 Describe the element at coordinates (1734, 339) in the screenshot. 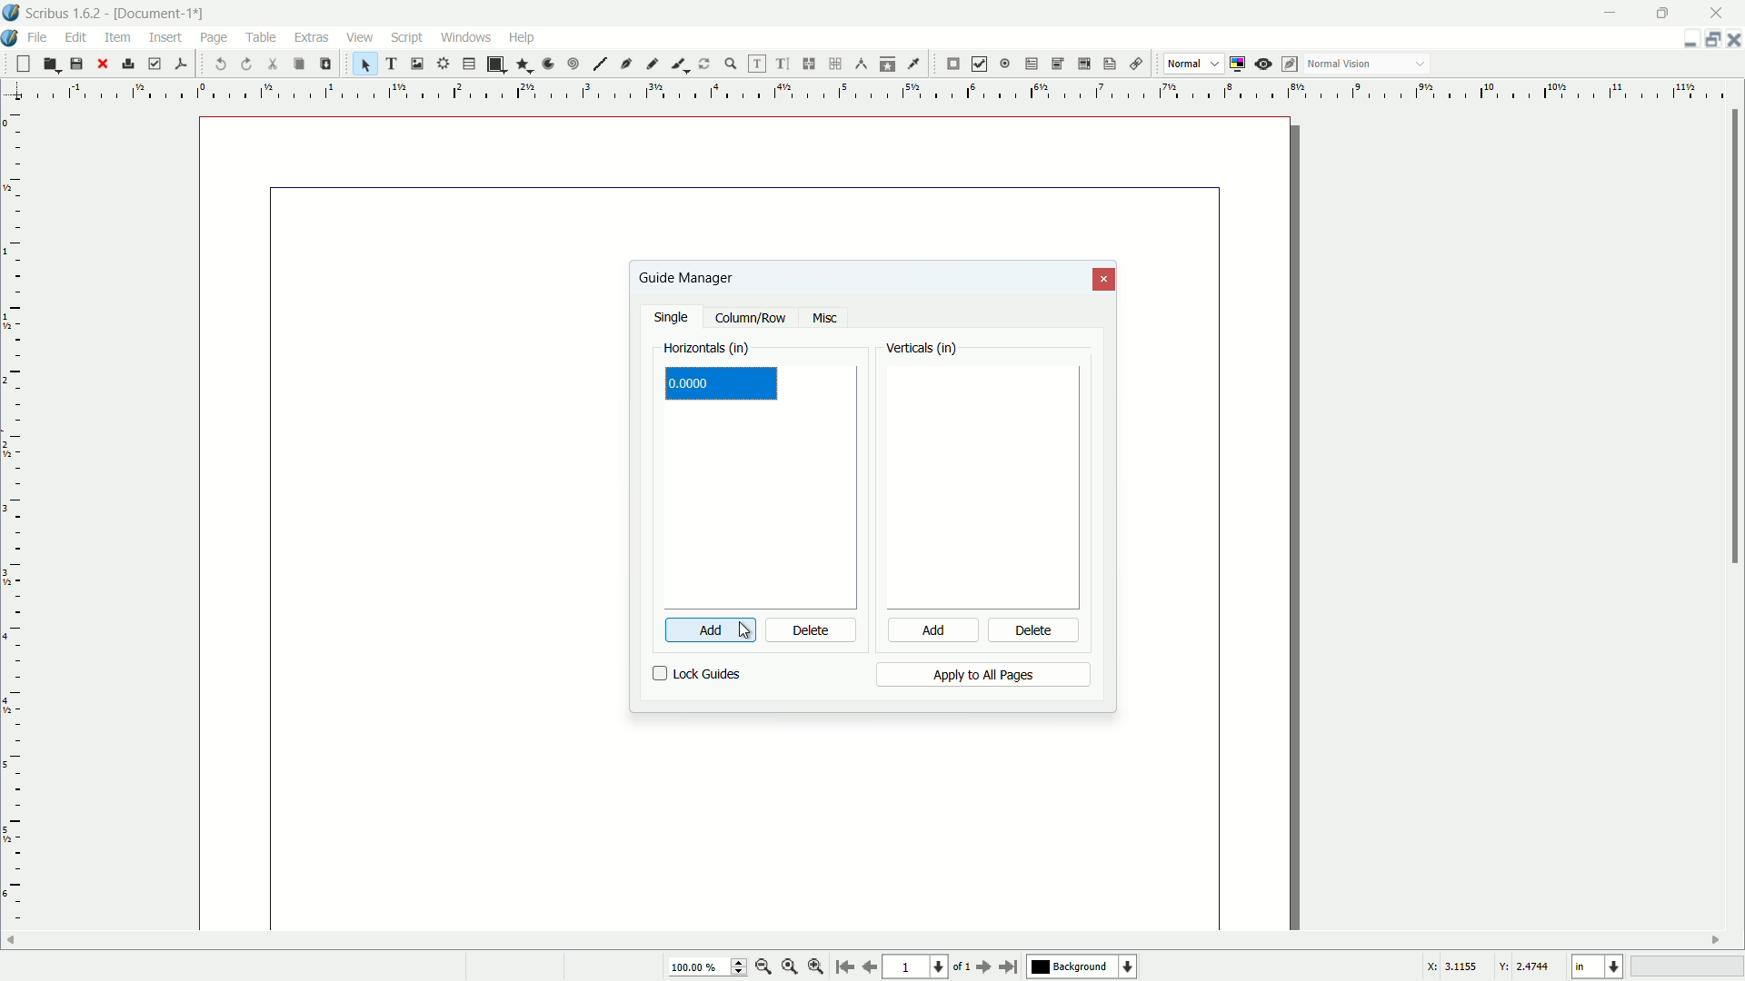

I see `scroll bar` at that location.